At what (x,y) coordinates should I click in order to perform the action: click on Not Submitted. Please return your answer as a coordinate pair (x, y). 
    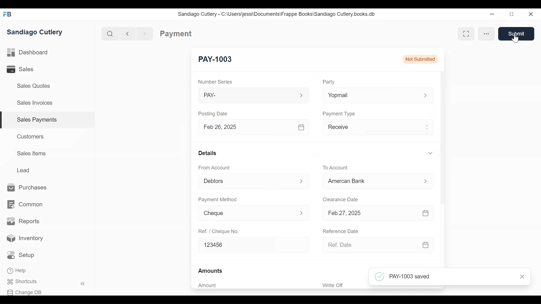
    Looking at the image, I should click on (420, 59).